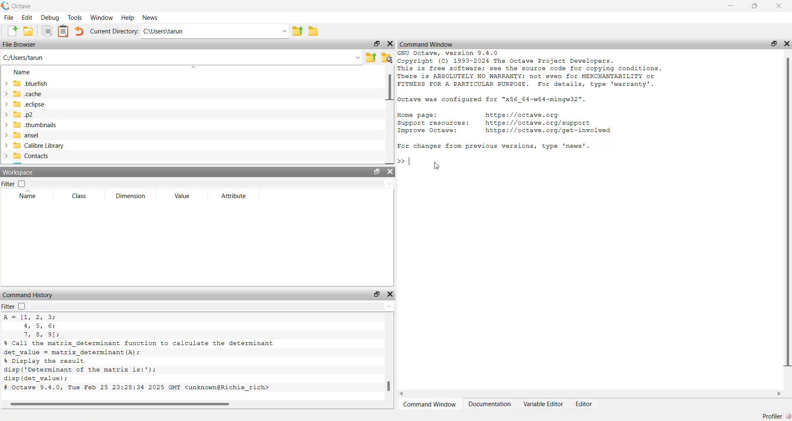 This screenshot has height=421, width=792. What do you see at coordinates (377, 294) in the screenshot?
I see `maximize` at bounding box center [377, 294].